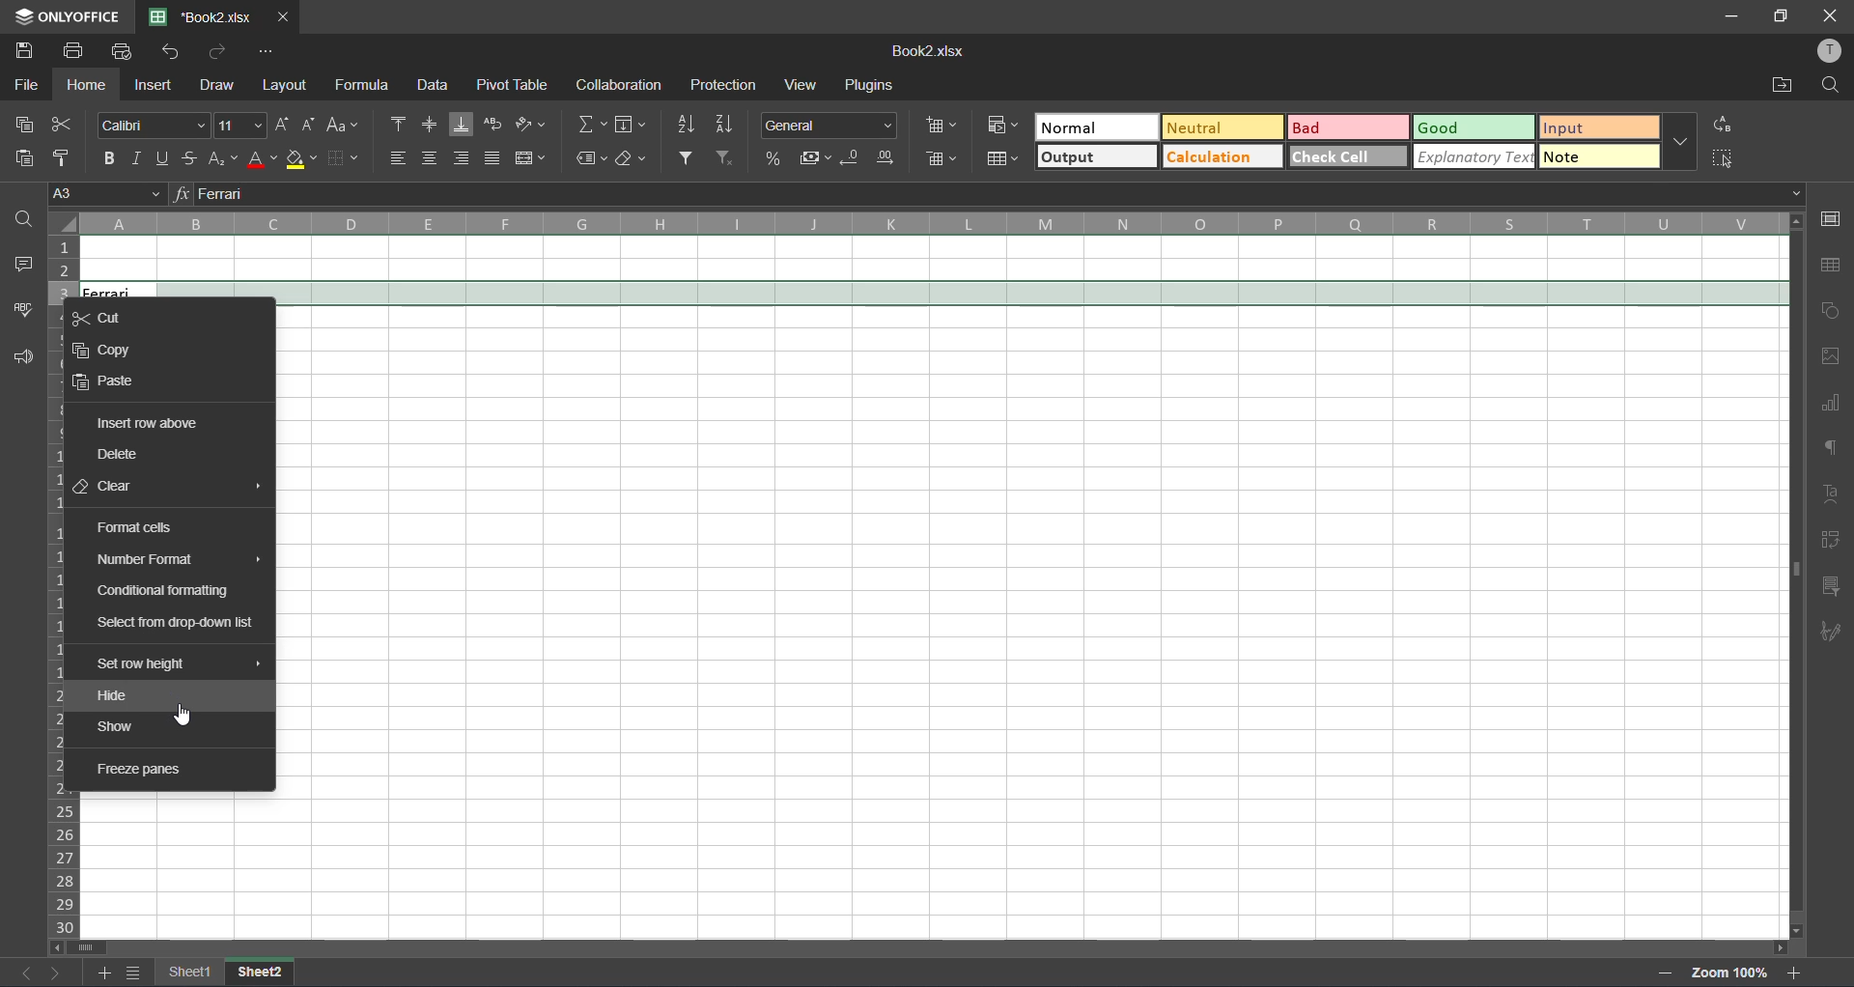 Image resolution: width=1854 pixels, height=987 pixels. What do you see at coordinates (588, 126) in the screenshot?
I see `summation` at bounding box center [588, 126].